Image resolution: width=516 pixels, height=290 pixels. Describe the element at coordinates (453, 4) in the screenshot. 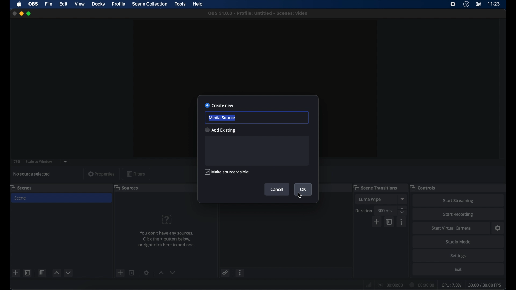

I see `screen recorder icon` at that location.